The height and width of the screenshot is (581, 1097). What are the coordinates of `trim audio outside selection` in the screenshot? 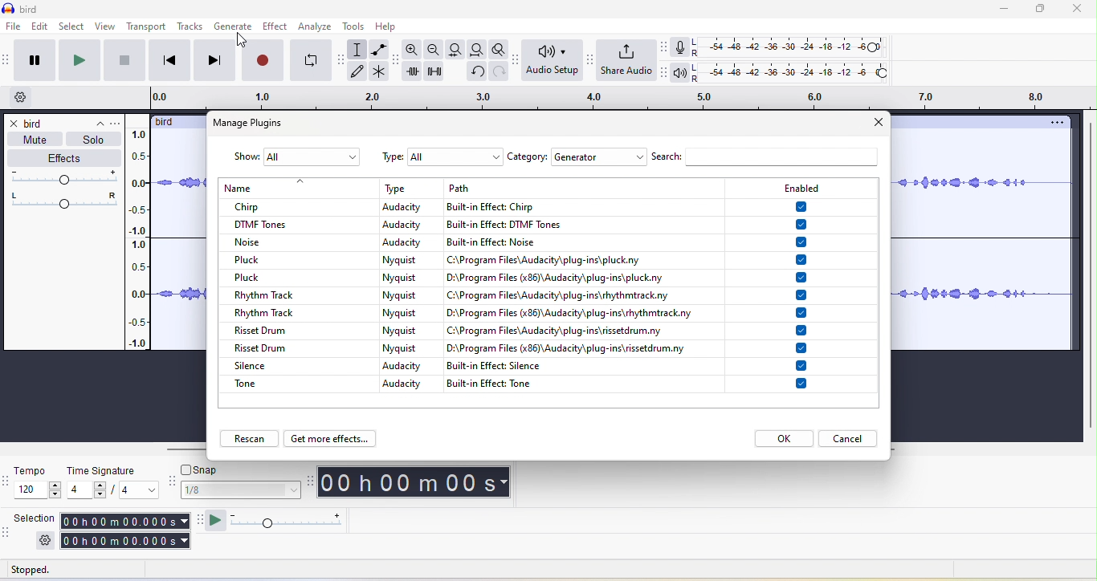 It's located at (416, 75).